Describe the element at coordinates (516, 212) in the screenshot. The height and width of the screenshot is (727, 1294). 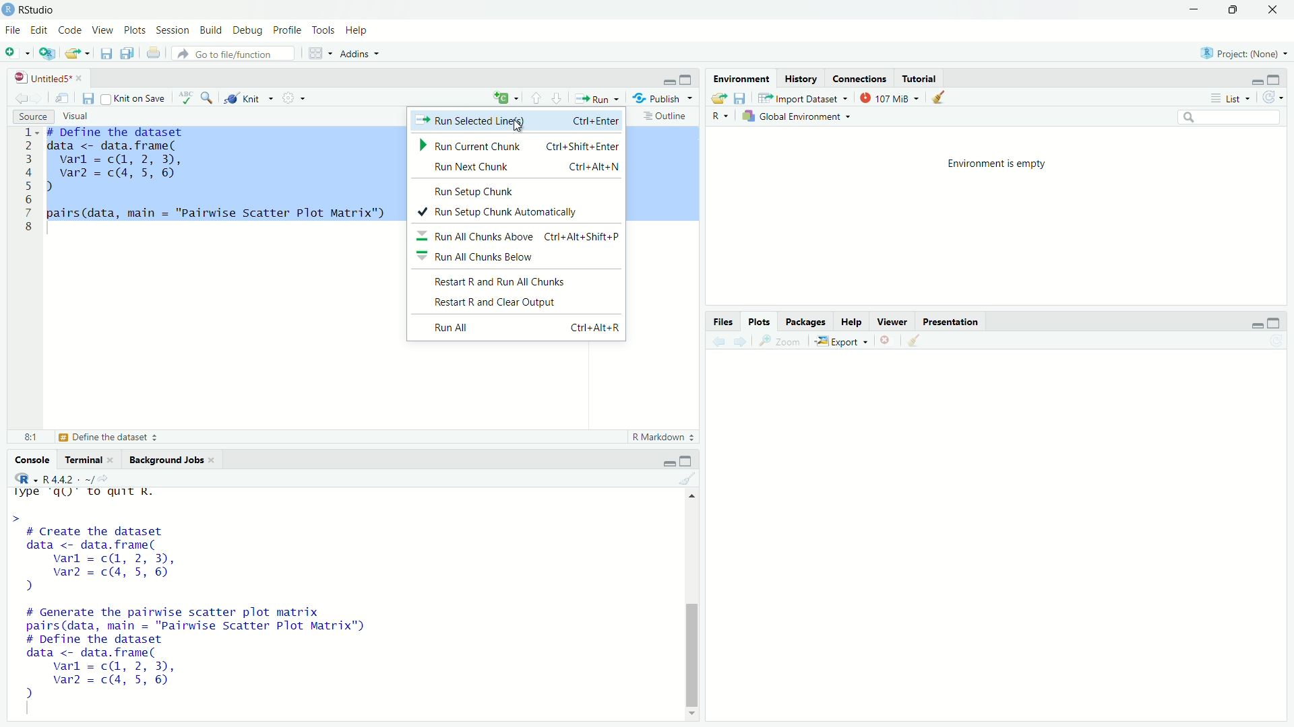
I see `+ Run Setup Chunk Automatically` at that location.